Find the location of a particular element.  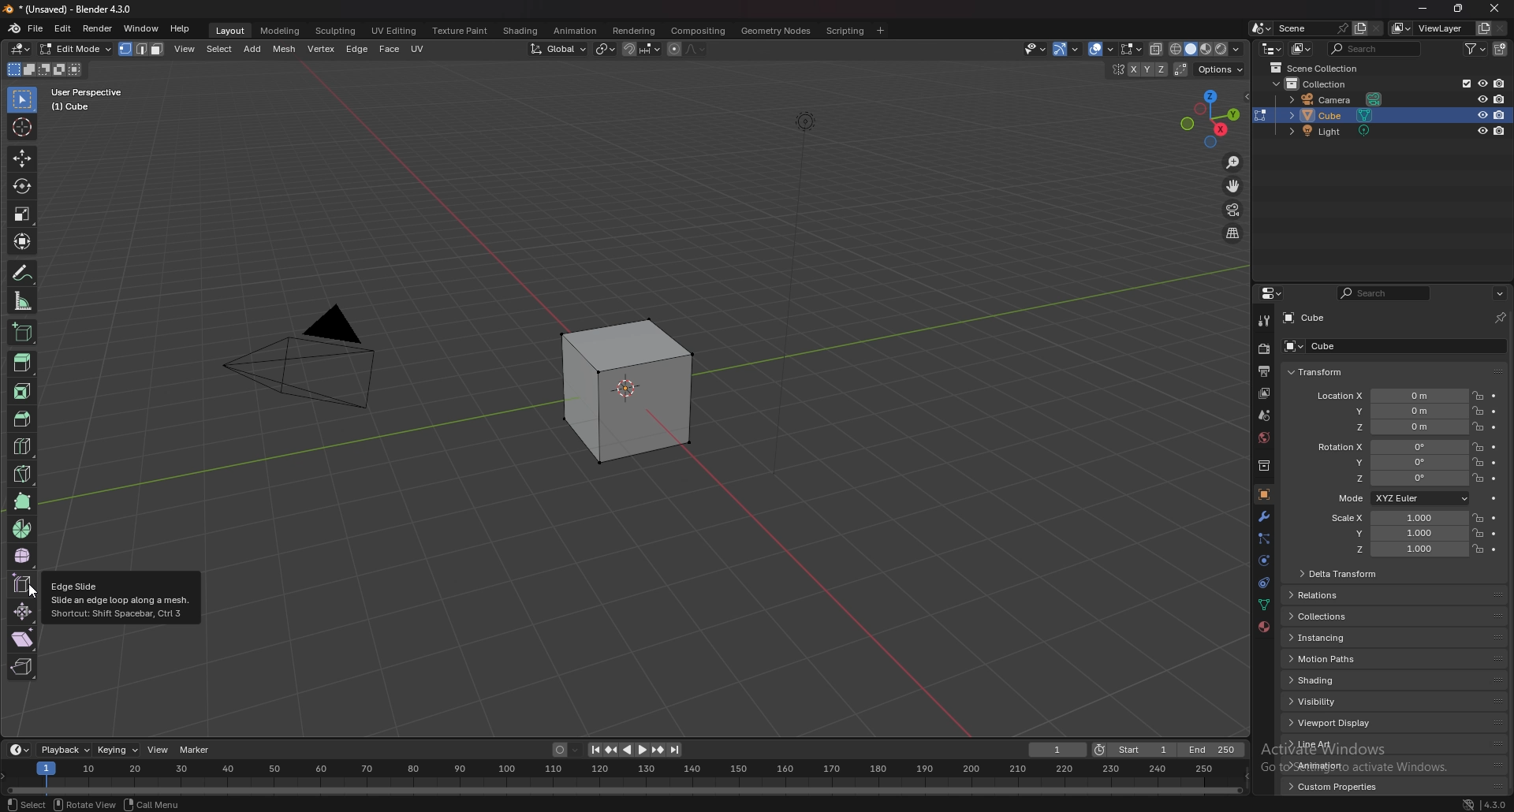

display mode is located at coordinates (1302, 49).